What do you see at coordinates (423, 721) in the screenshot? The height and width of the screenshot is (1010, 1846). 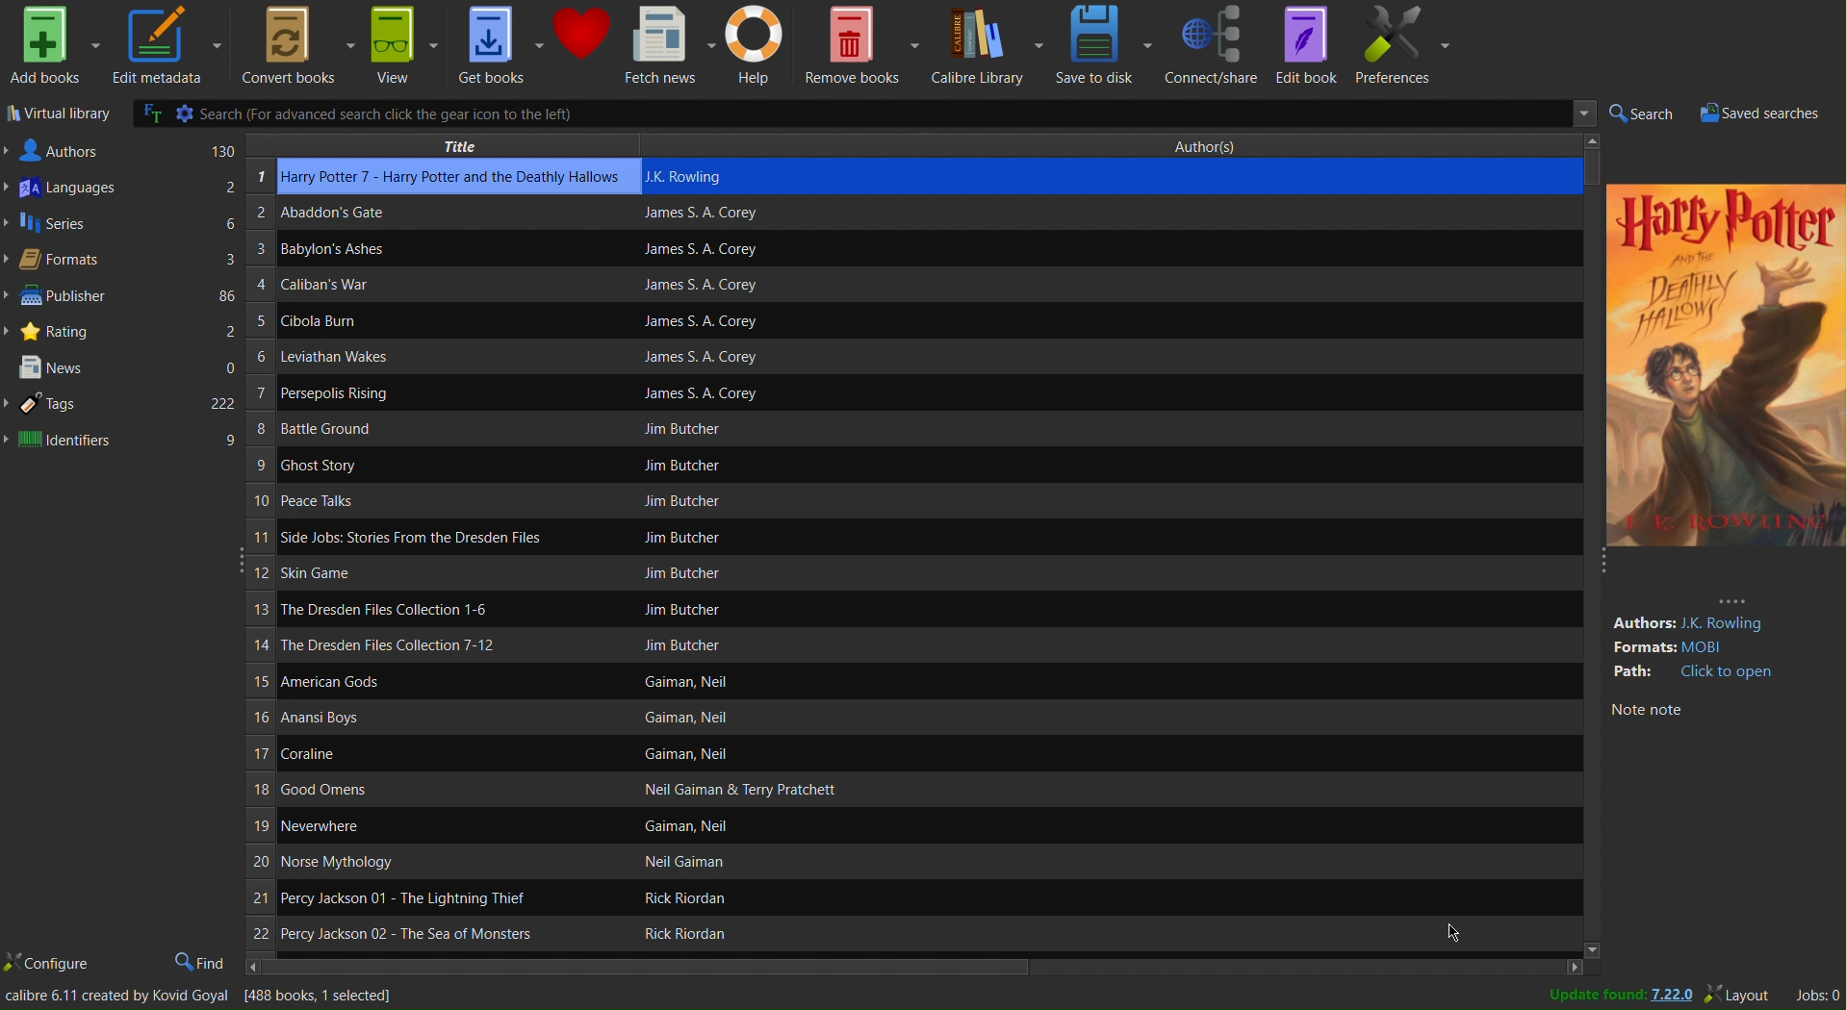 I see `Book name` at bounding box center [423, 721].